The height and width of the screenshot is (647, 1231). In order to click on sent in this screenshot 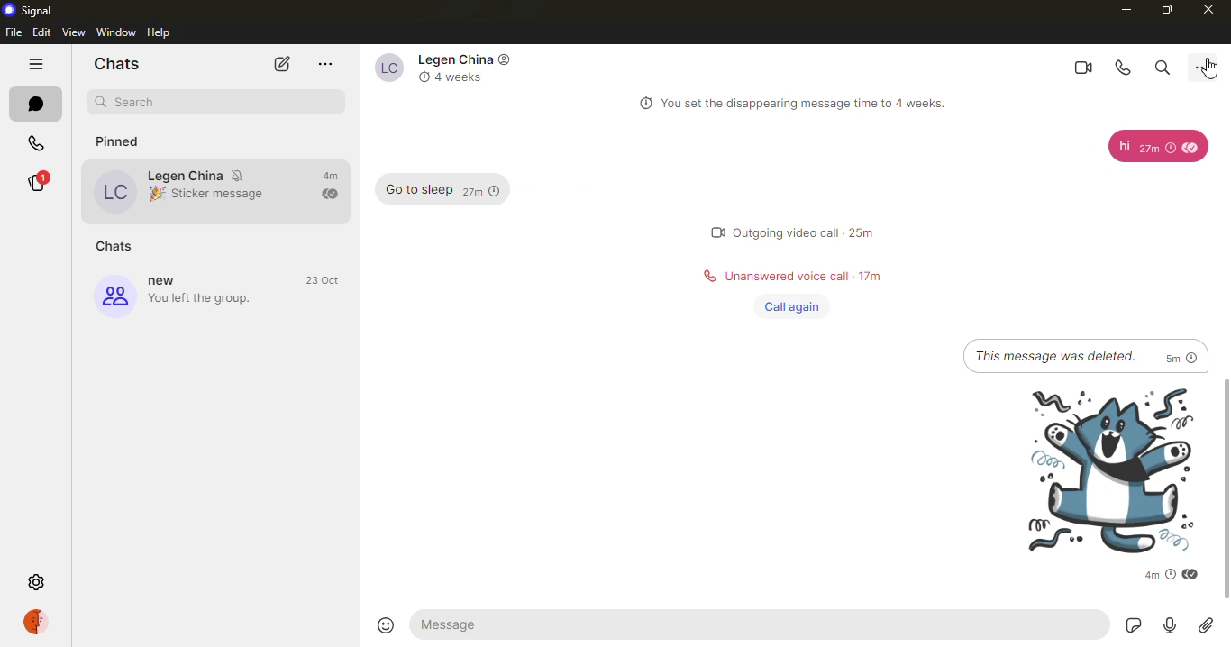, I will do `click(329, 194)`.